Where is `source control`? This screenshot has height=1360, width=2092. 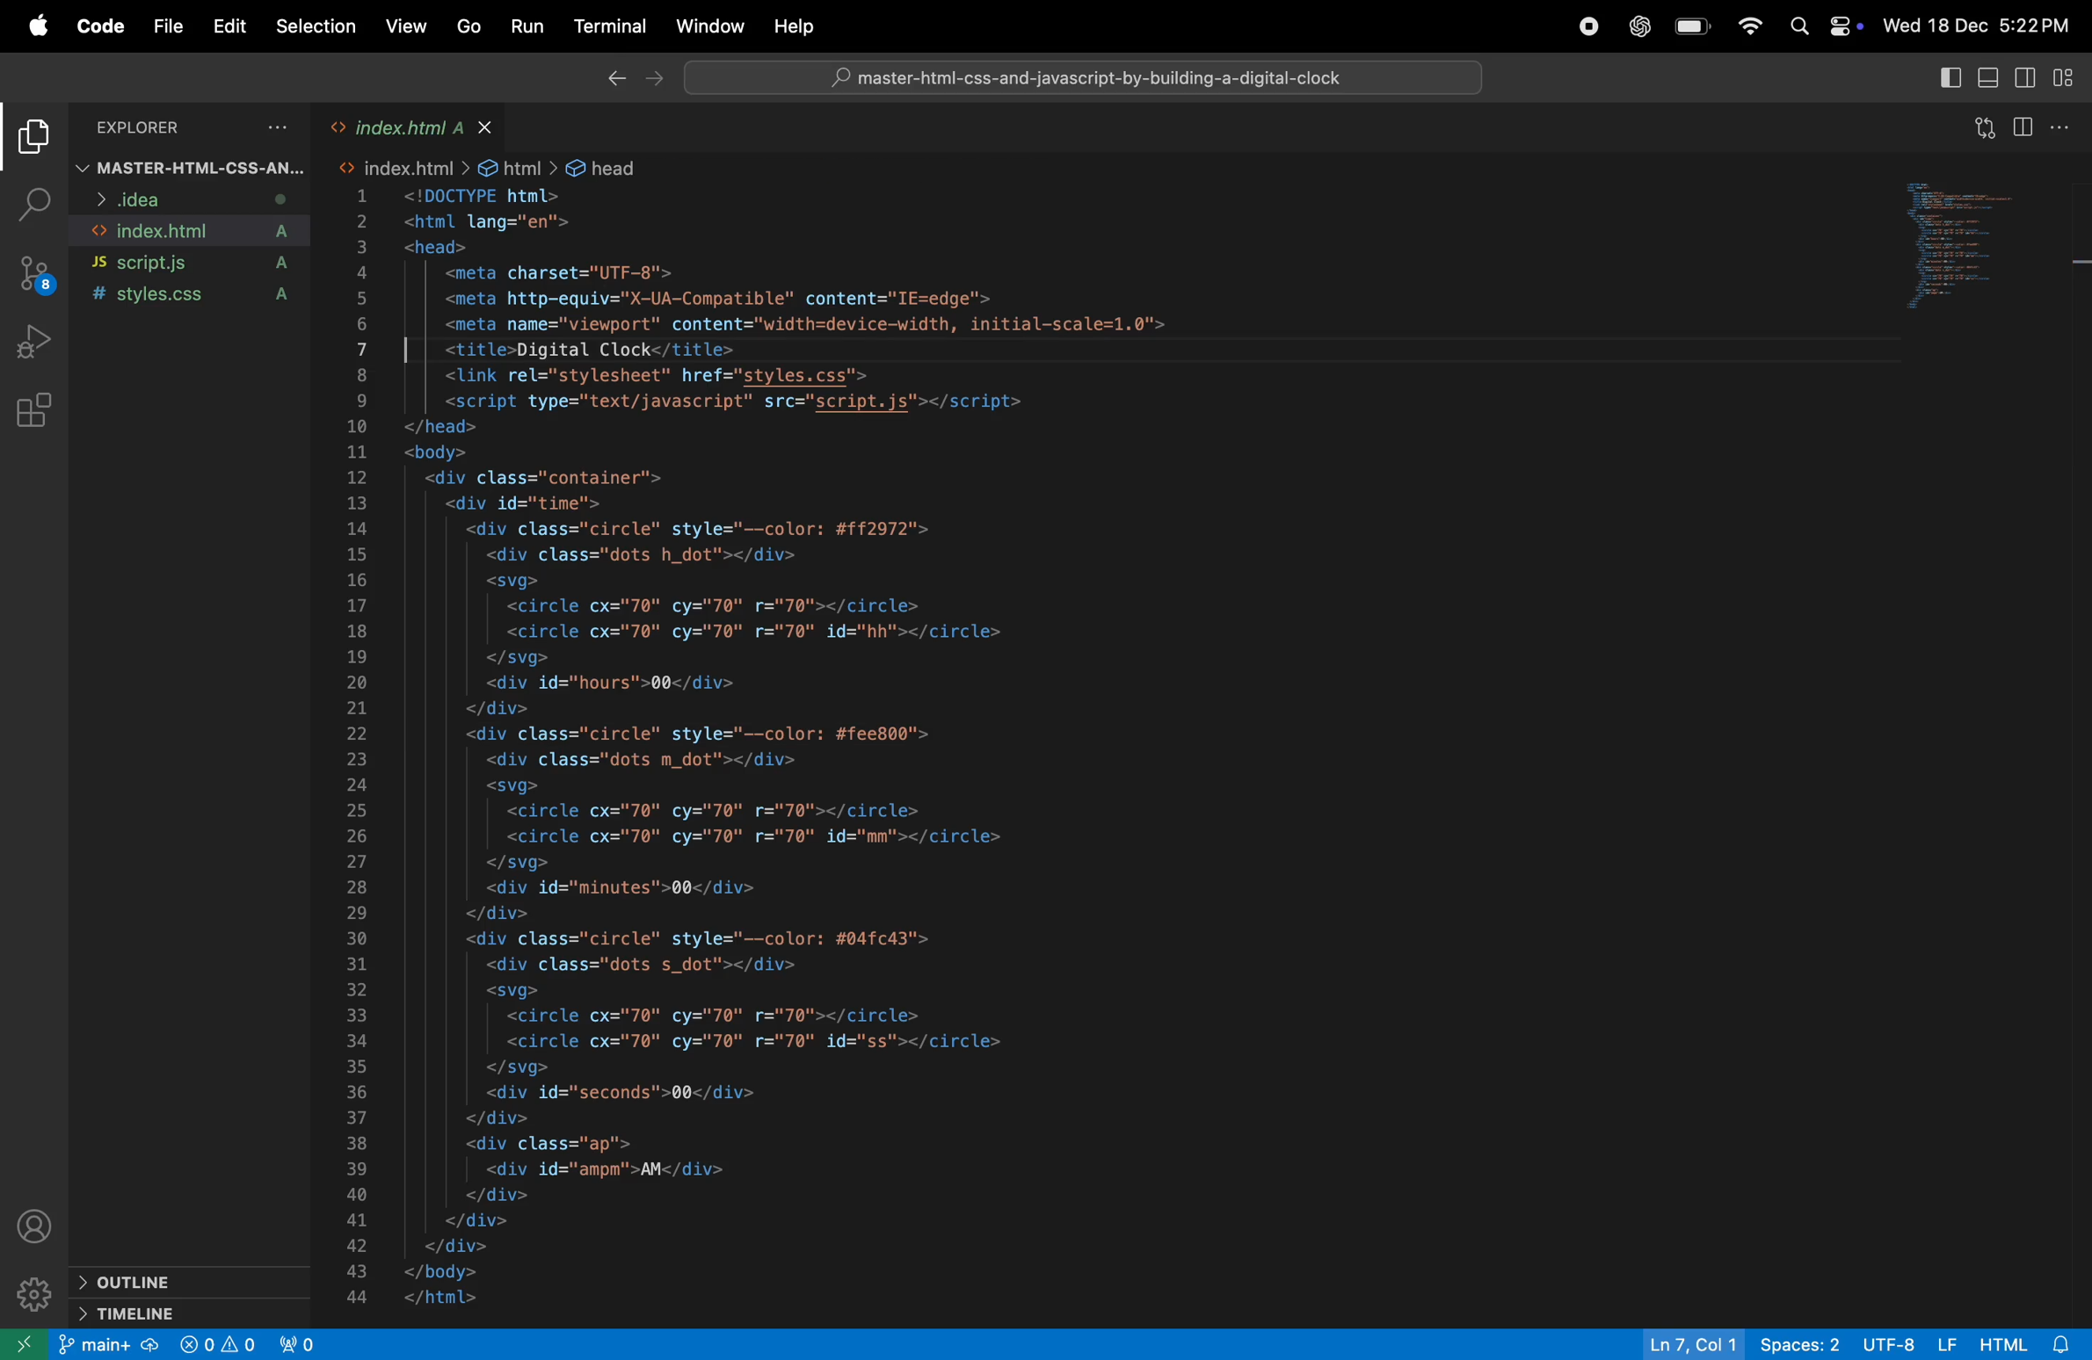
source control is located at coordinates (34, 276).